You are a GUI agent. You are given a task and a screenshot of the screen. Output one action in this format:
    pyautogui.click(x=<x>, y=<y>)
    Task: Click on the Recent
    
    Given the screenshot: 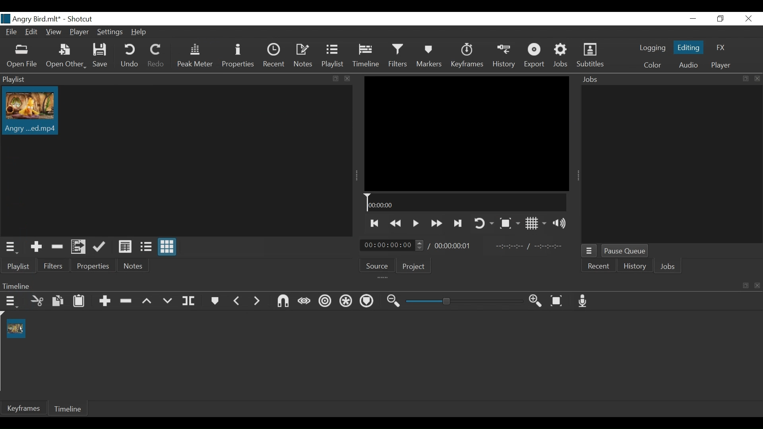 What is the action you would take?
    pyautogui.click(x=275, y=56)
    